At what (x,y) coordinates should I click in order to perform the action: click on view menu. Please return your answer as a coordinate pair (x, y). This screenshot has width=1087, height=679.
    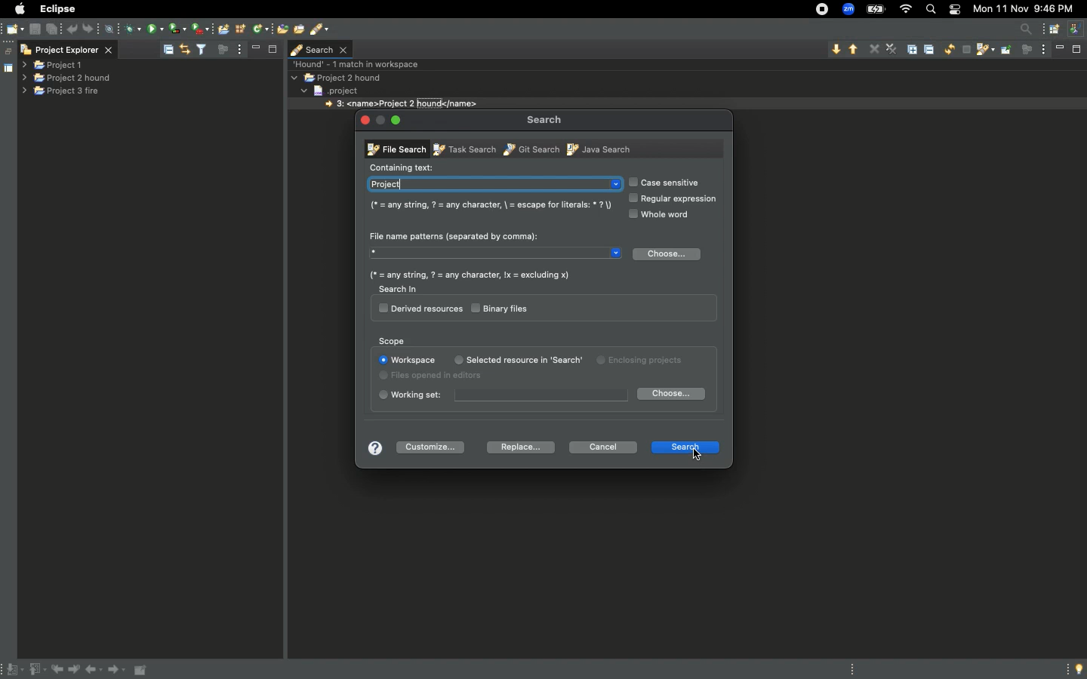
    Looking at the image, I should click on (1045, 49).